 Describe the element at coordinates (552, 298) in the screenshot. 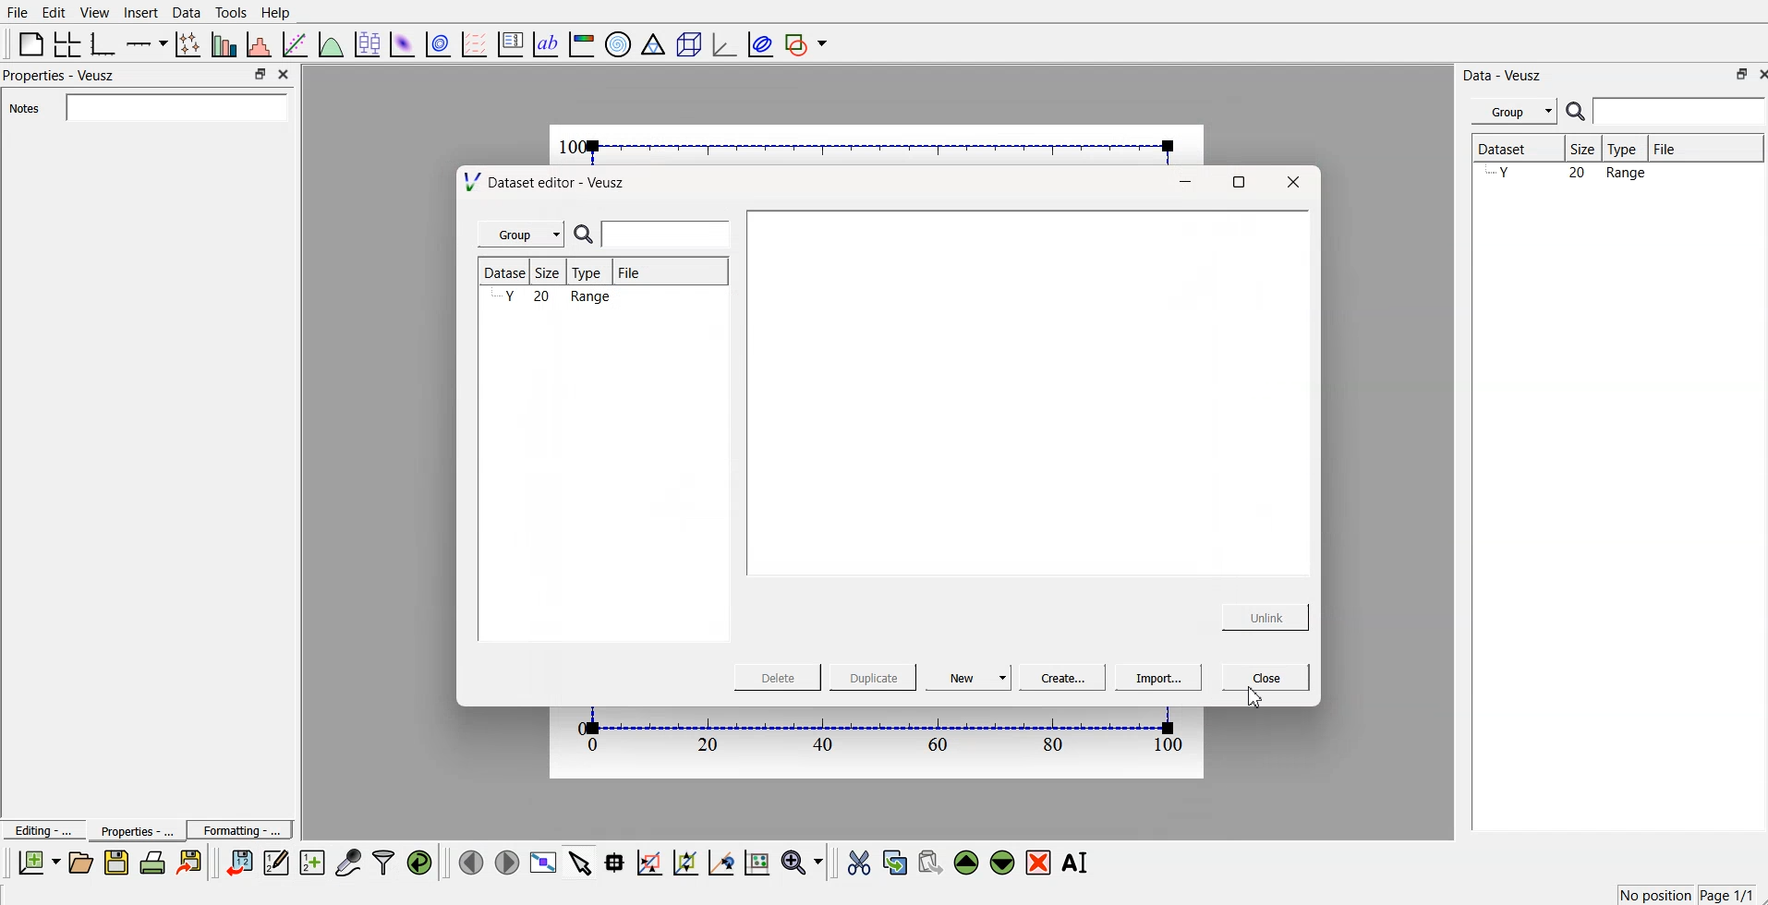

I see `y 20 range` at that location.